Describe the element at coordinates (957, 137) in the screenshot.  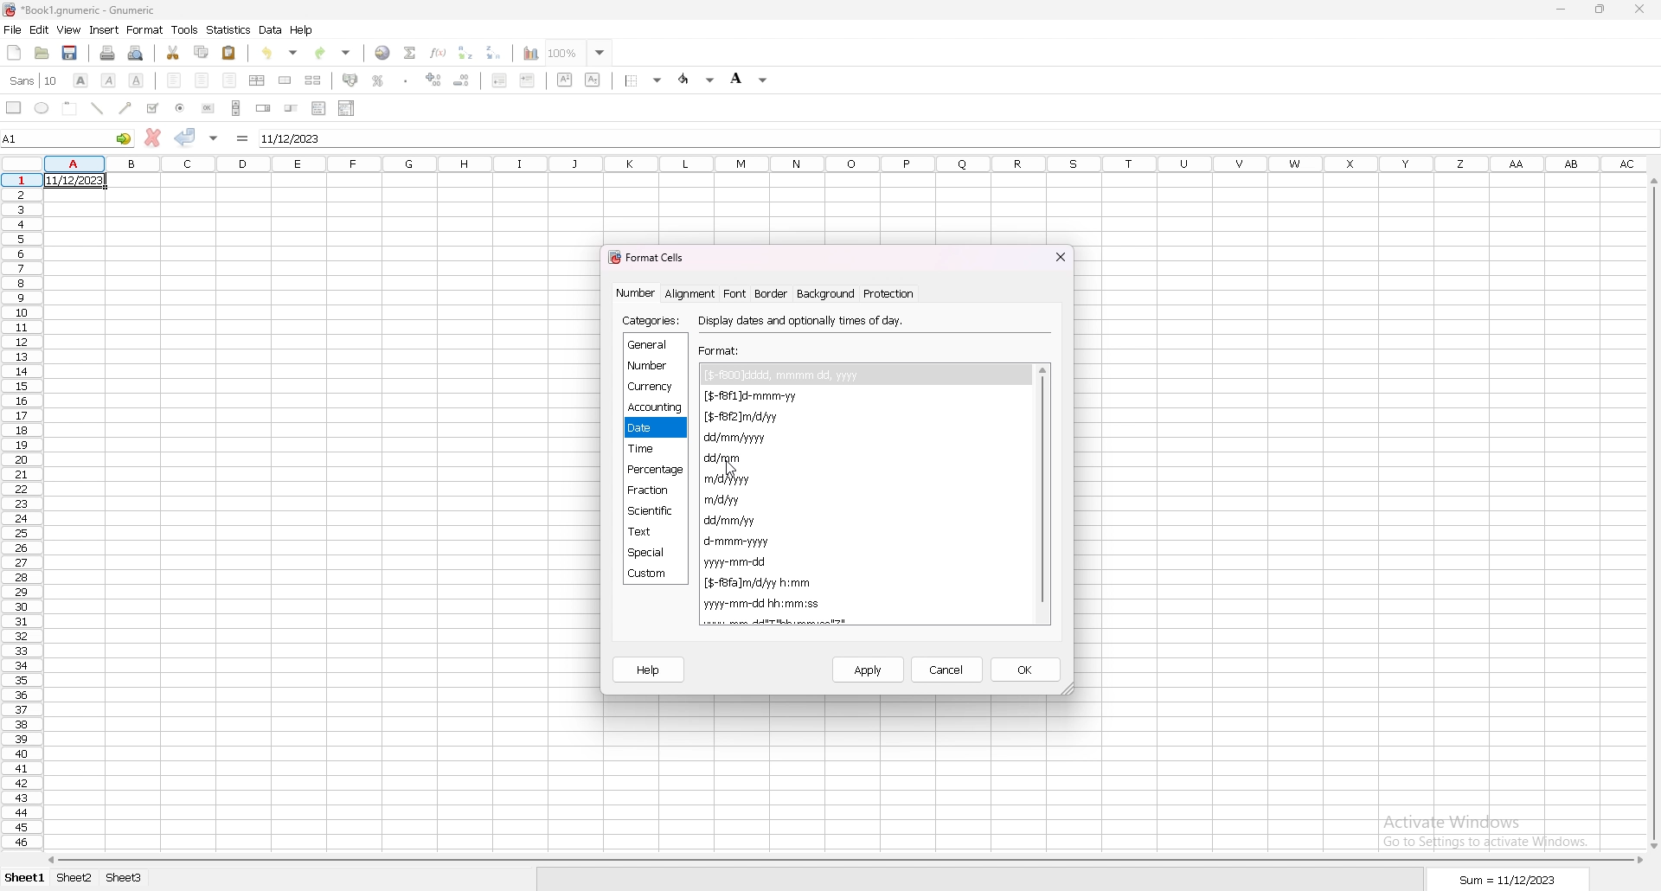
I see `selected cell input` at that location.